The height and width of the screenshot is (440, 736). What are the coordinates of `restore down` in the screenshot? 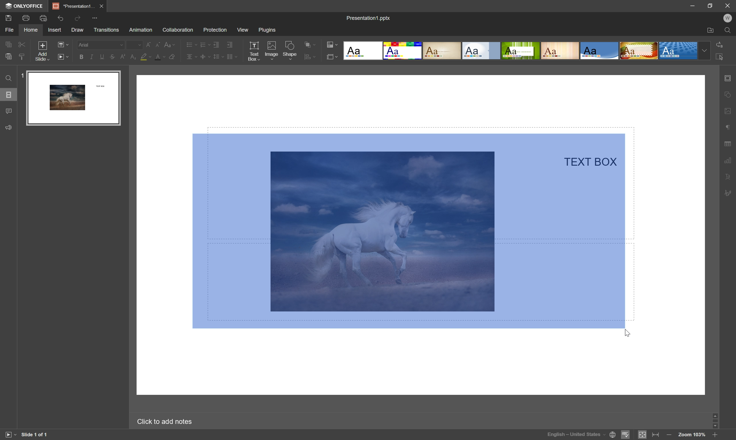 It's located at (711, 4).